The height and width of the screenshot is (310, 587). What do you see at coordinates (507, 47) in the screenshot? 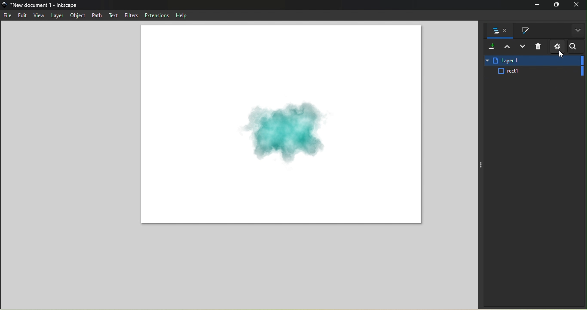
I see `Raise selection one step` at bounding box center [507, 47].